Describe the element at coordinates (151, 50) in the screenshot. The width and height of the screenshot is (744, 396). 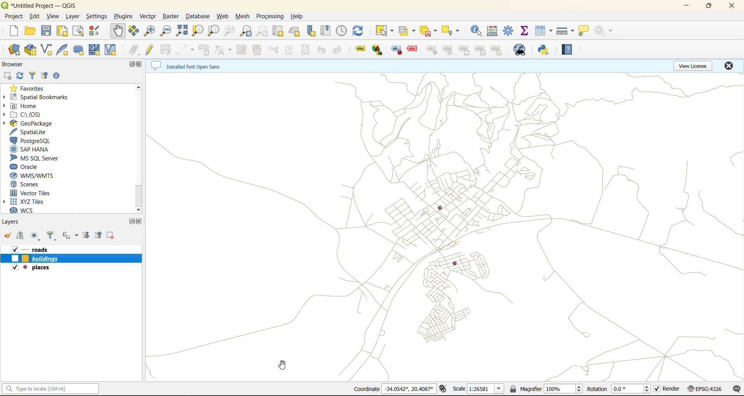
I see `toggle edits` at that location.